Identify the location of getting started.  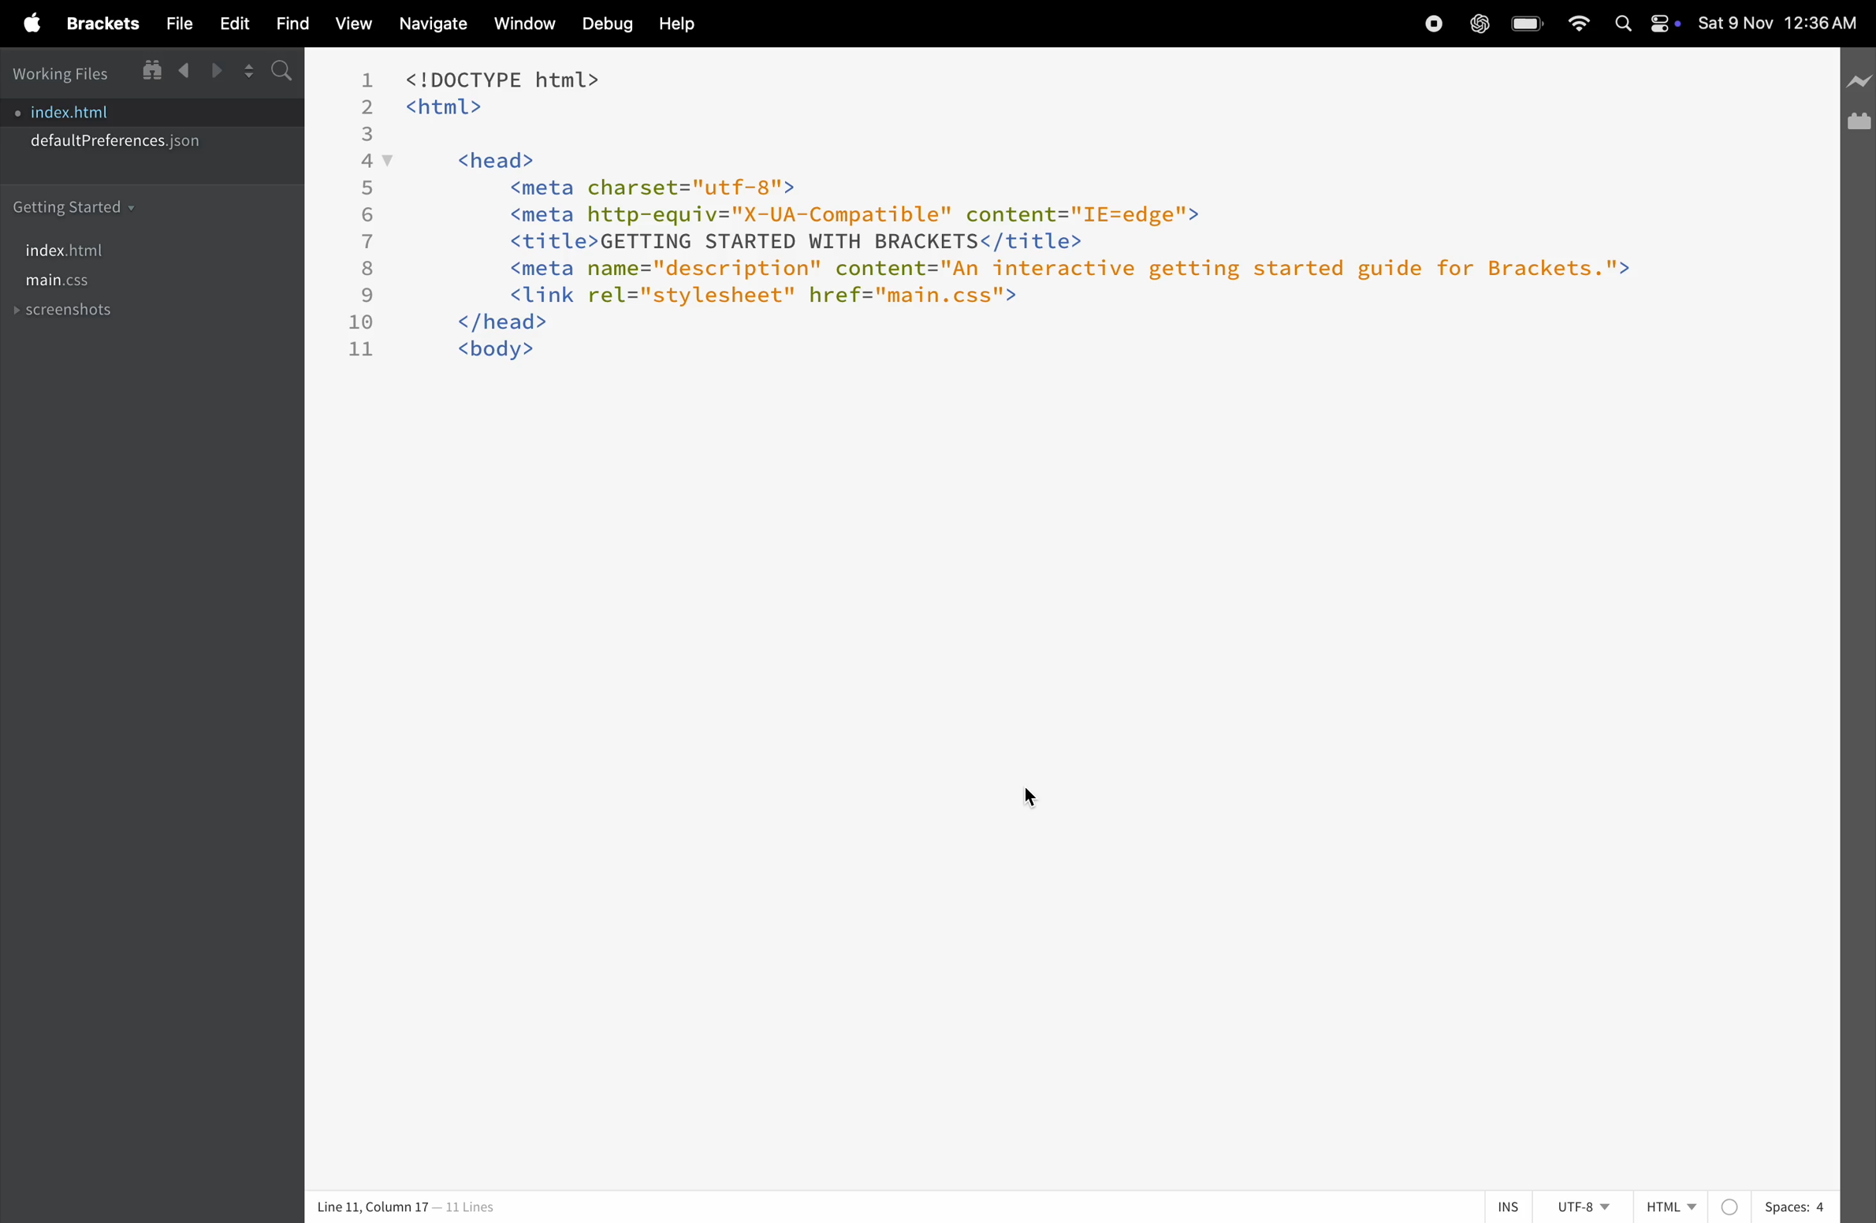
(83, 203).